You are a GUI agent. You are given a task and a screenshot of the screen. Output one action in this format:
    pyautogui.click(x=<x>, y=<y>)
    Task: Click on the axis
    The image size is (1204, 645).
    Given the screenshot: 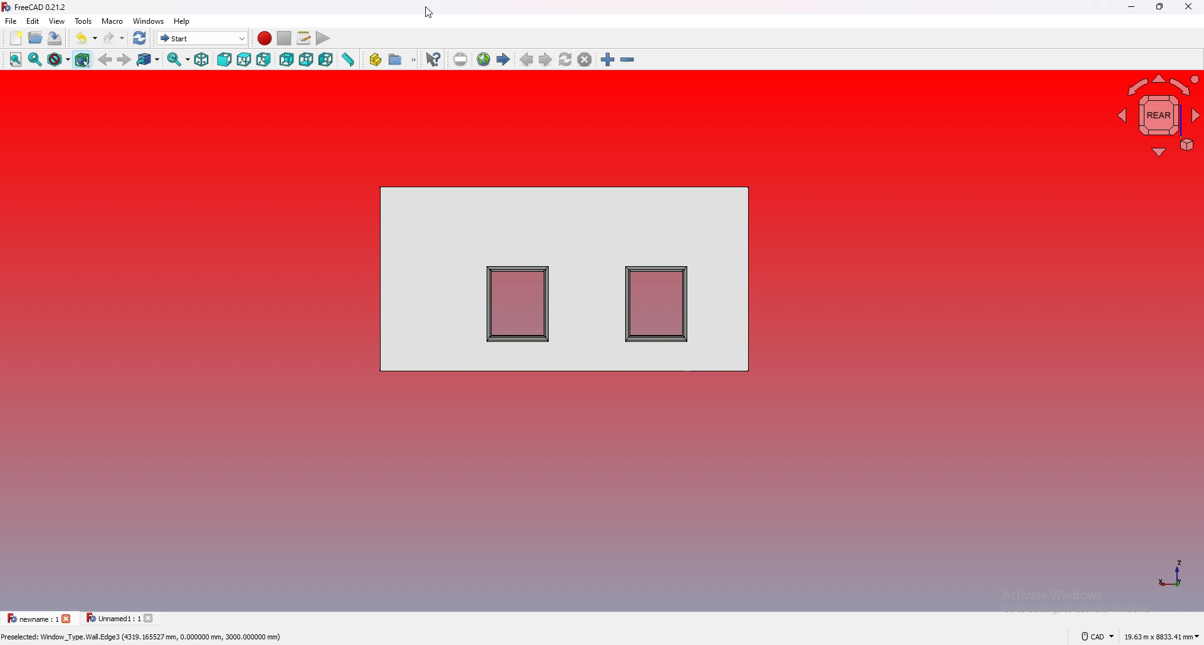 What is the action you would take?
    pyautogui.click(x=1173, y=572)
    